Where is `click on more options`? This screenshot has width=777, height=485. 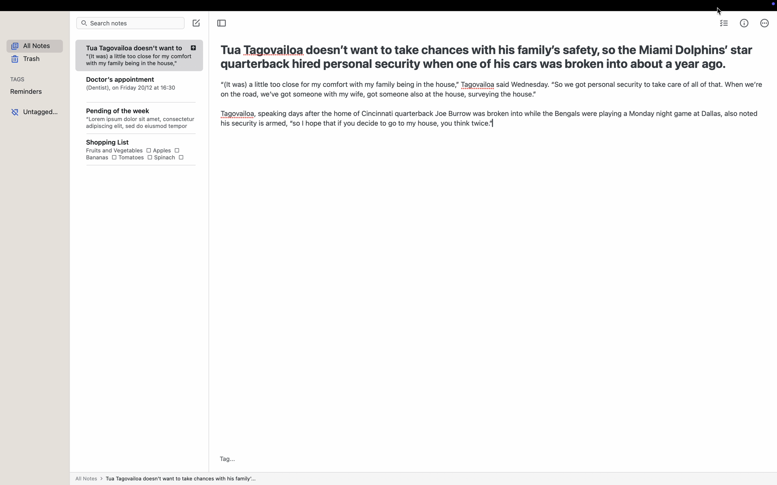 click on more options is located at coordinates (763, 25).